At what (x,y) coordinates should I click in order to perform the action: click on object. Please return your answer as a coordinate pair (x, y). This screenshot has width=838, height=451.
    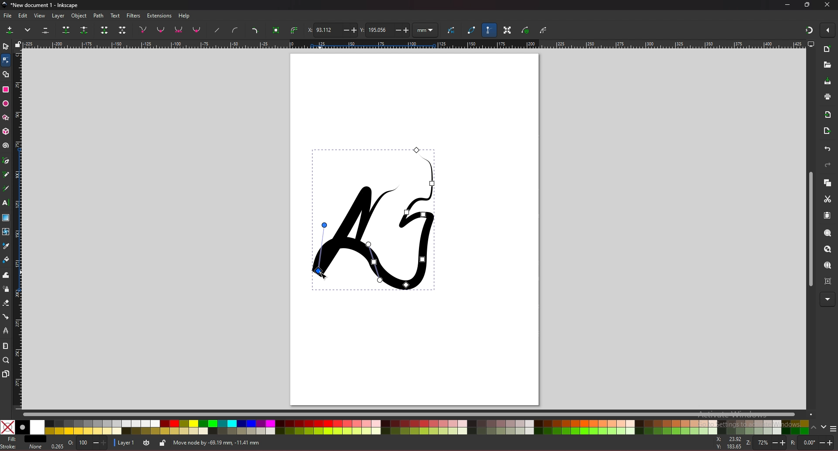
    Looking at the image, I should click on (80, 16).